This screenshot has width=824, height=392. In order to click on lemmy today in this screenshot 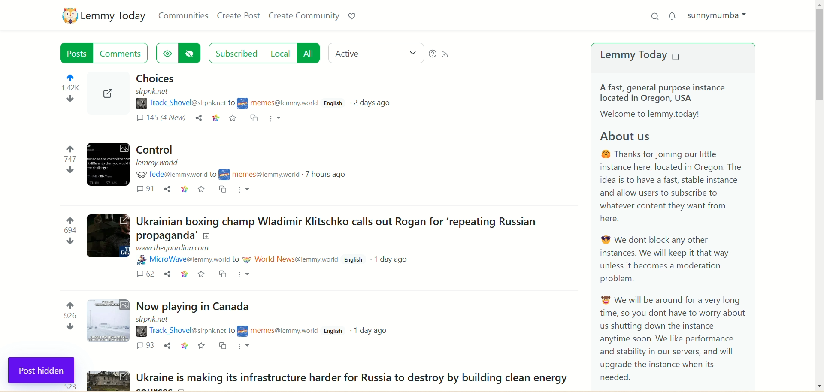, I will do `click(648, 57)`.